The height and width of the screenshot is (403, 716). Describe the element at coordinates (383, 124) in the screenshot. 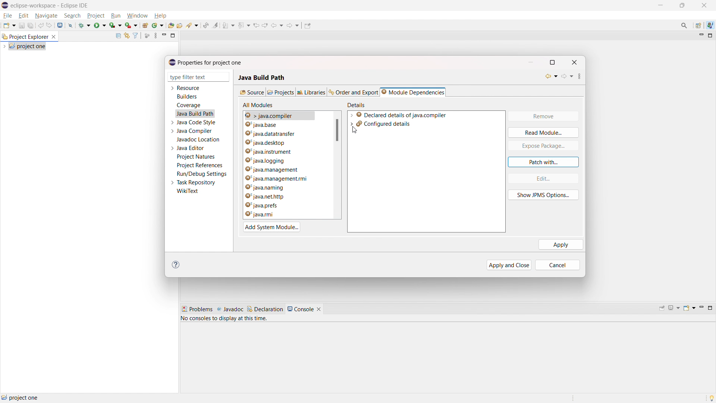

I see `configured details` at that location.